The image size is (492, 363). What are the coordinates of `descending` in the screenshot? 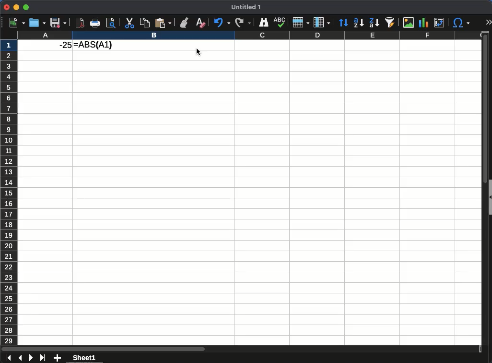 It's located at (375, 23).